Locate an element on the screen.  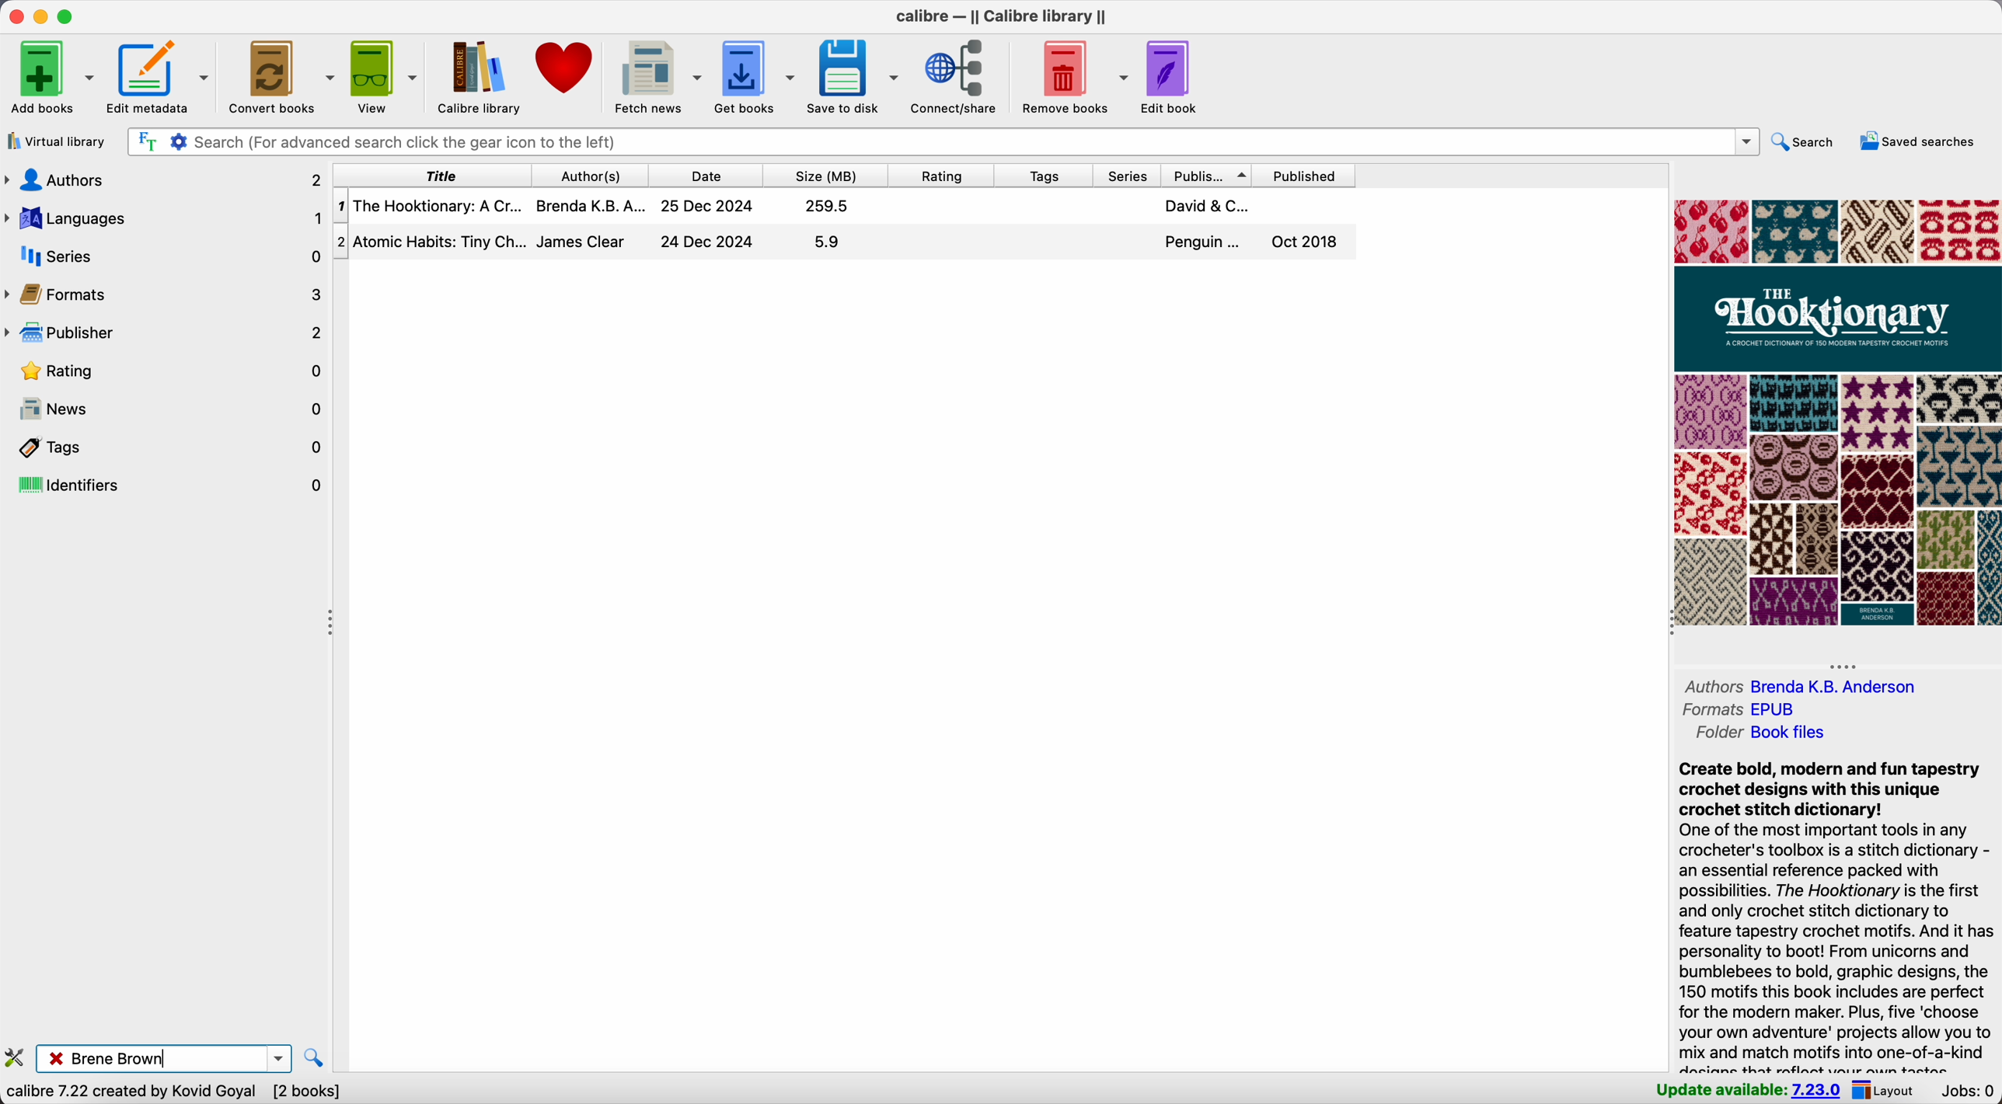
author(s) is located at coordinates (595, 176).